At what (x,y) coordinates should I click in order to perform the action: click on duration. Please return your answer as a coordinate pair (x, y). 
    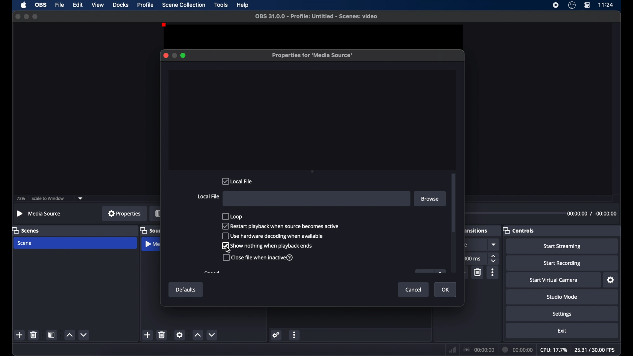
    Looking at the image, I should click on (518, 350).